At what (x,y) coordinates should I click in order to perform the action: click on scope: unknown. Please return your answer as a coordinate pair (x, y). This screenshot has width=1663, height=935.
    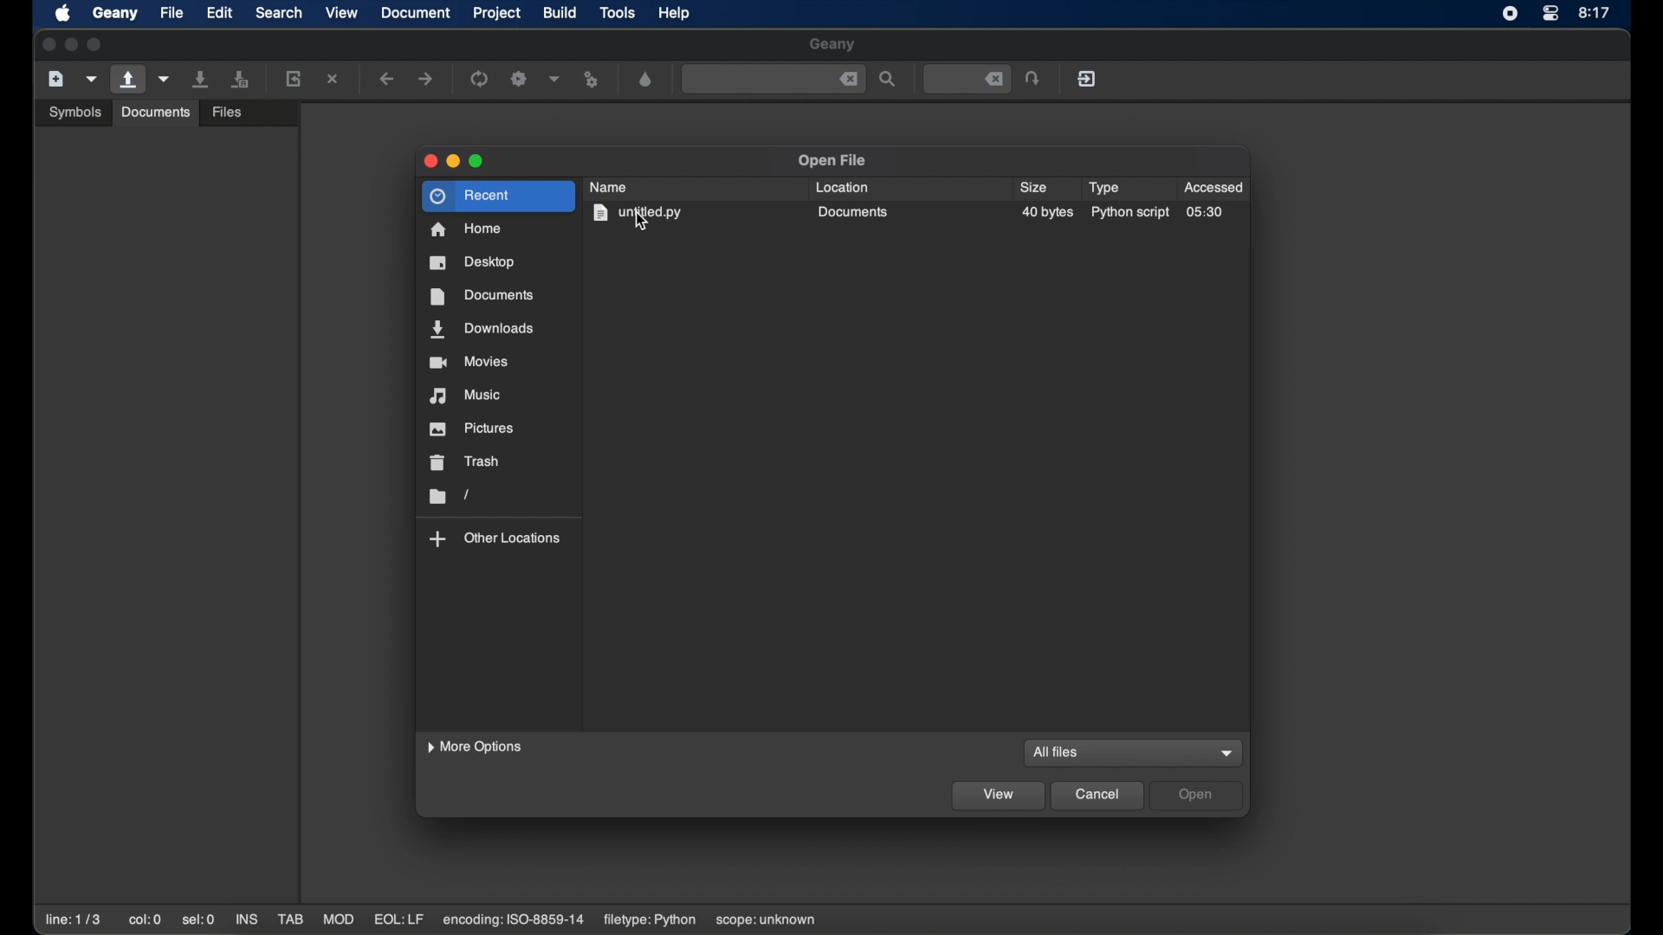
    Looking at the image, I should click on (768, 921).